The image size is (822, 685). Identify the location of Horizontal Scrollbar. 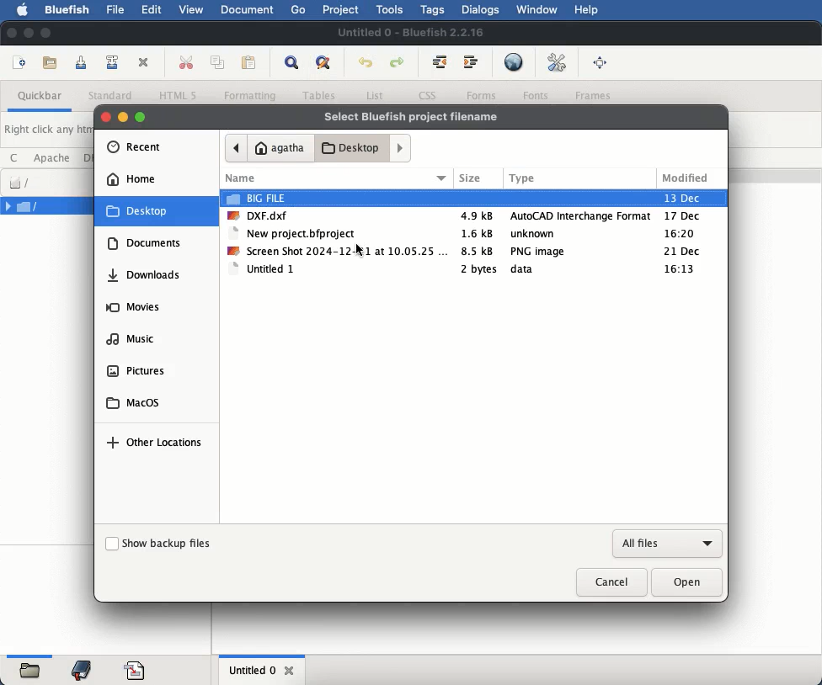
(30, 654).